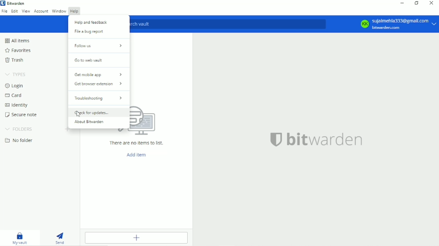 This screenshot has height=246, width=439. Describe the element at coordinates (15, 60) in the screenshot. I see `Trash` at that location.